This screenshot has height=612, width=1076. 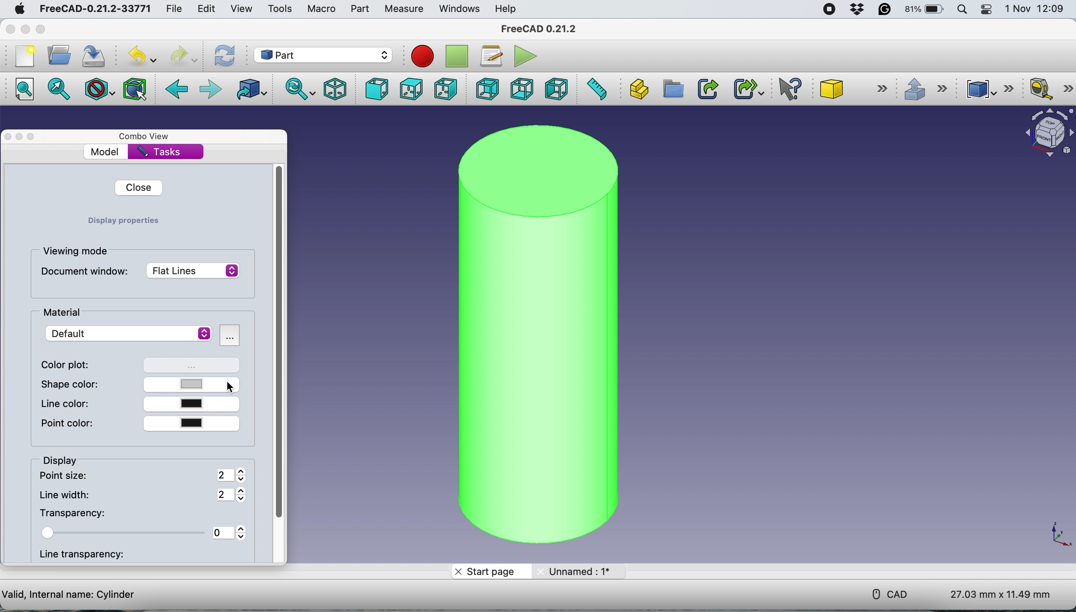 What do you see at coordinates (21, 9) in the screenshot?
I see `system logo` at bounding box center [21, 9].